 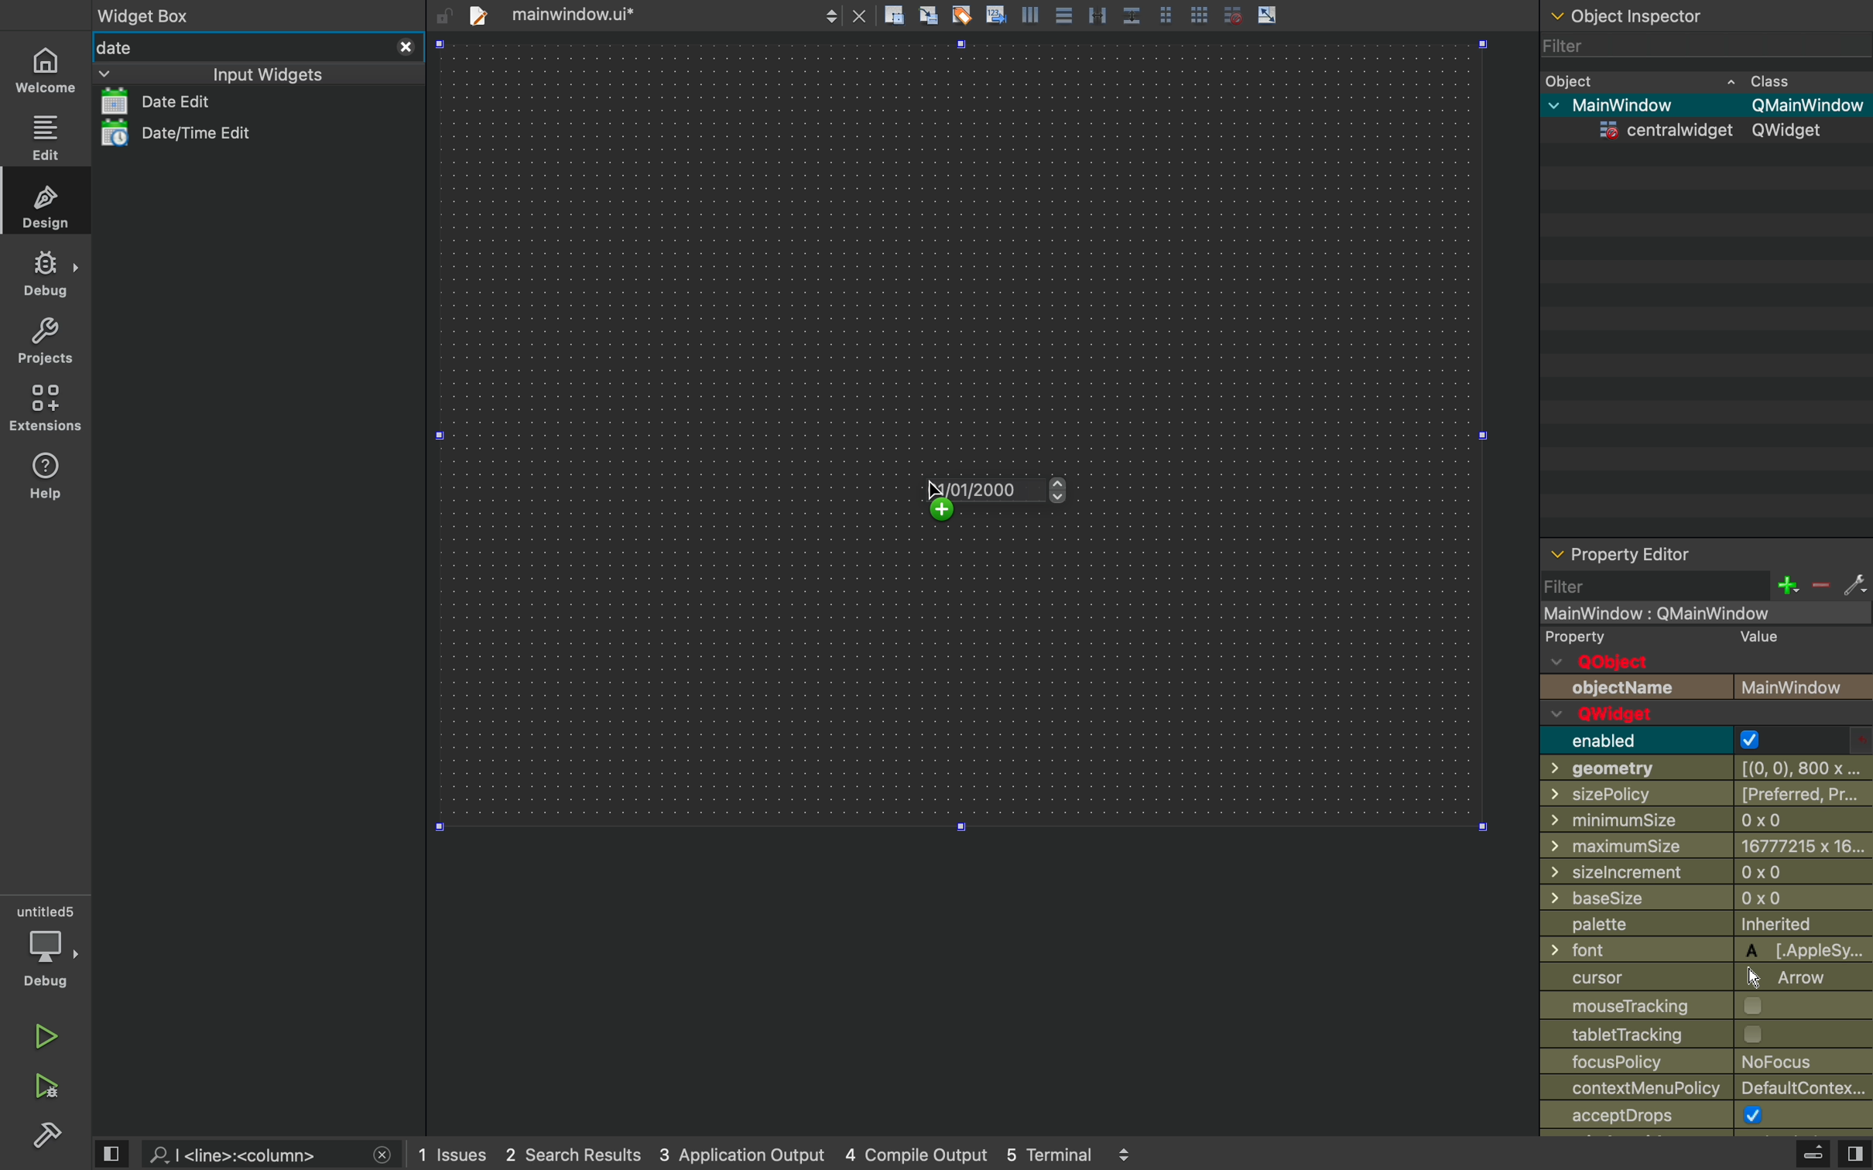 What do you see at coordinates (46, 1035) in the screenshot?
I see `run` at bounding box center [46, 1035].